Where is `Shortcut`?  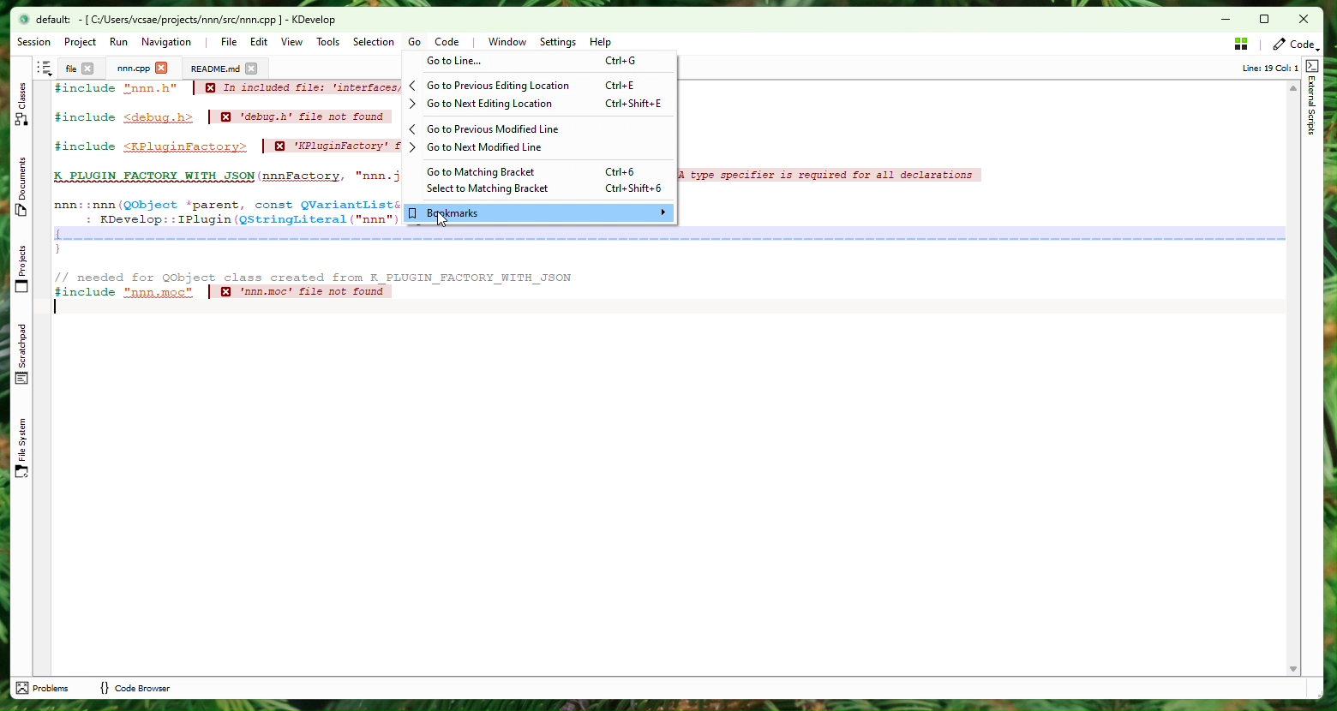
Shortcut is located at coordinates (45, 69).